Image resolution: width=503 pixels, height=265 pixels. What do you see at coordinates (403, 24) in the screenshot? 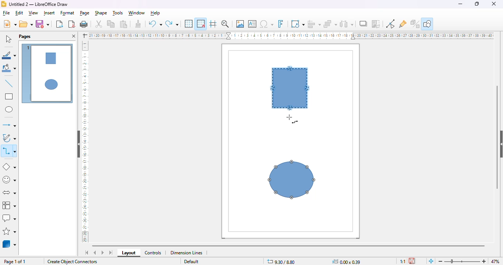
I see `show gluepoint functions` at bounding box center [403, 24].